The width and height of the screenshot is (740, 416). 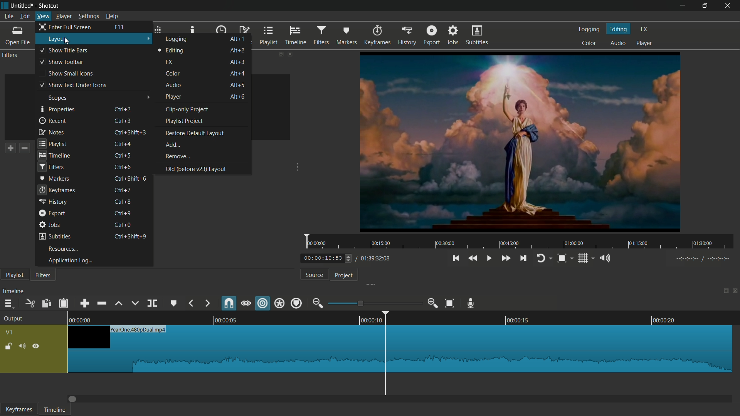 What do you see at coordinates (101, 304) in the screenshot?
I see `ripple delete` at bounding box center [101, 304].